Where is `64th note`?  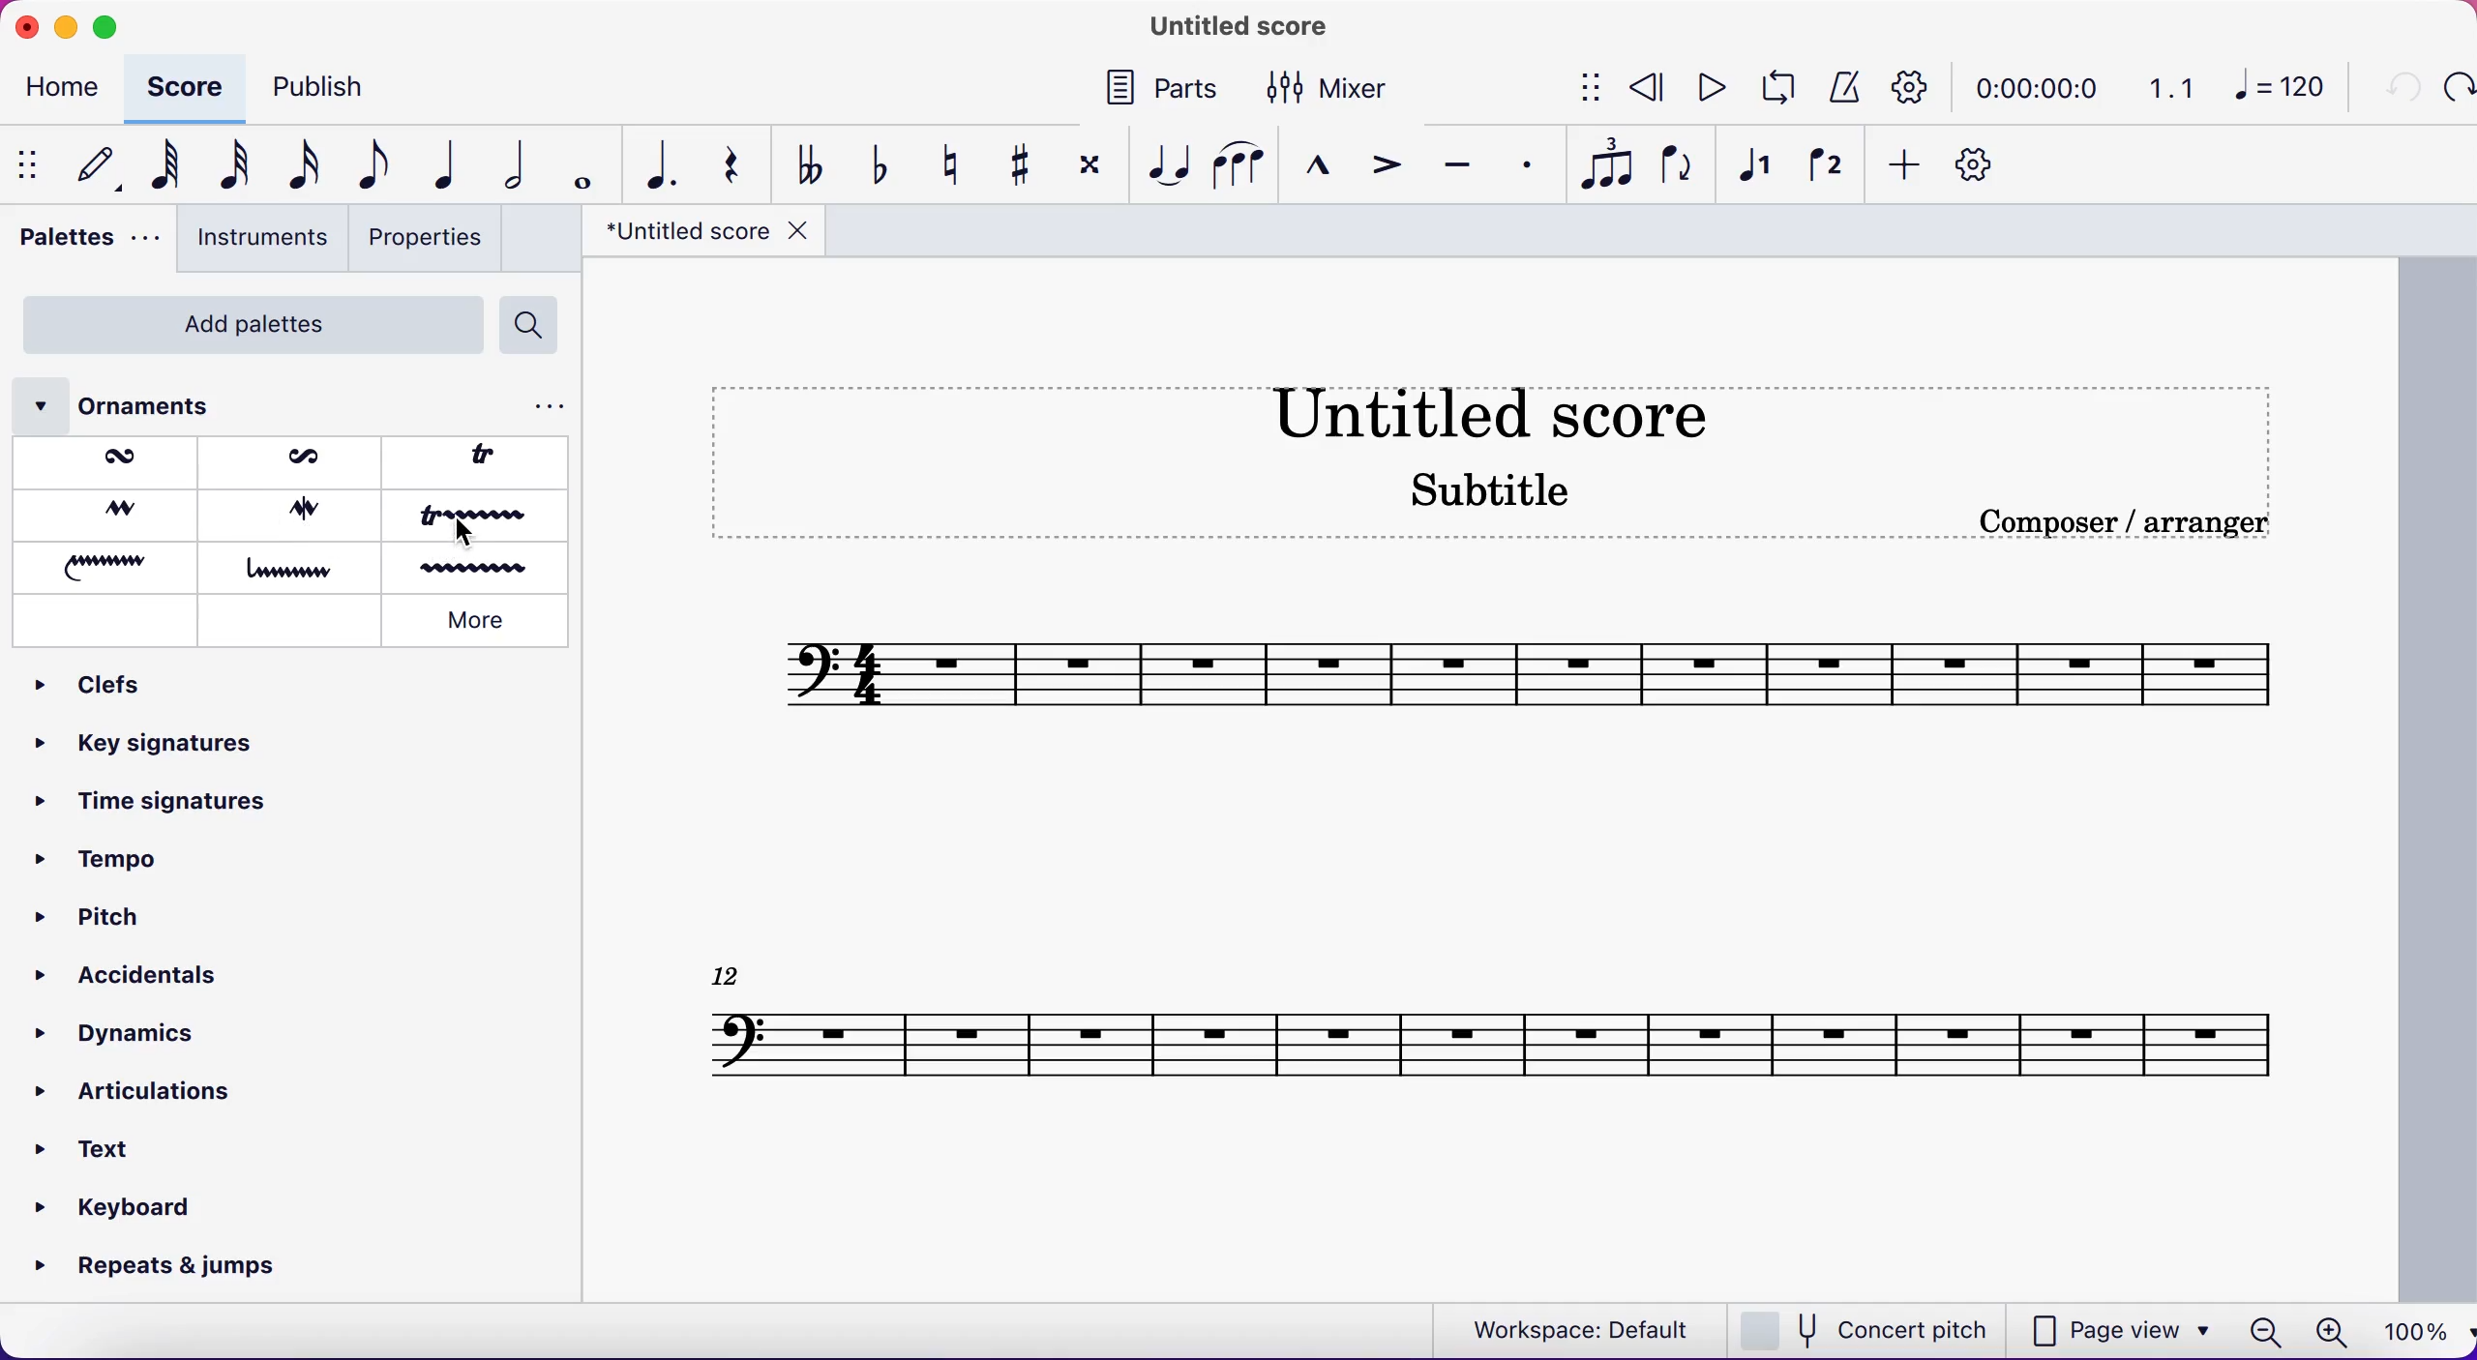
64th note is located at coordinates (157, 167).